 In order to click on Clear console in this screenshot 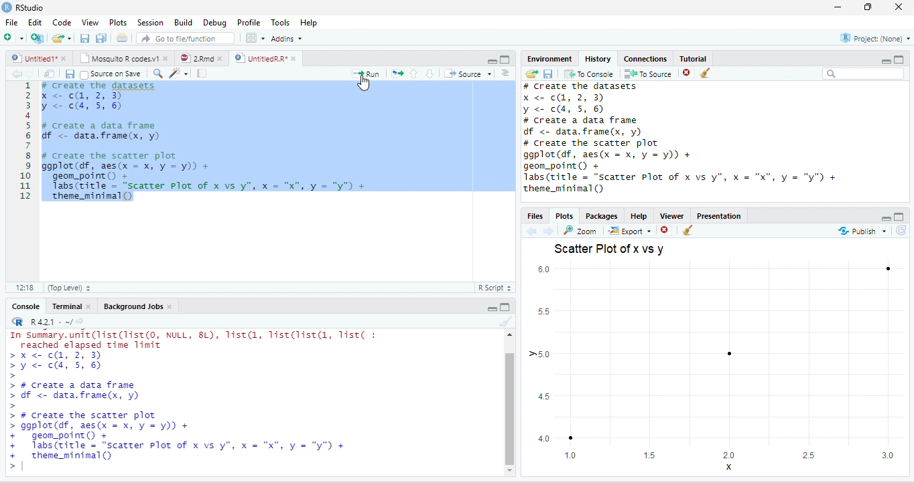, I will do `click(507, 321)`.